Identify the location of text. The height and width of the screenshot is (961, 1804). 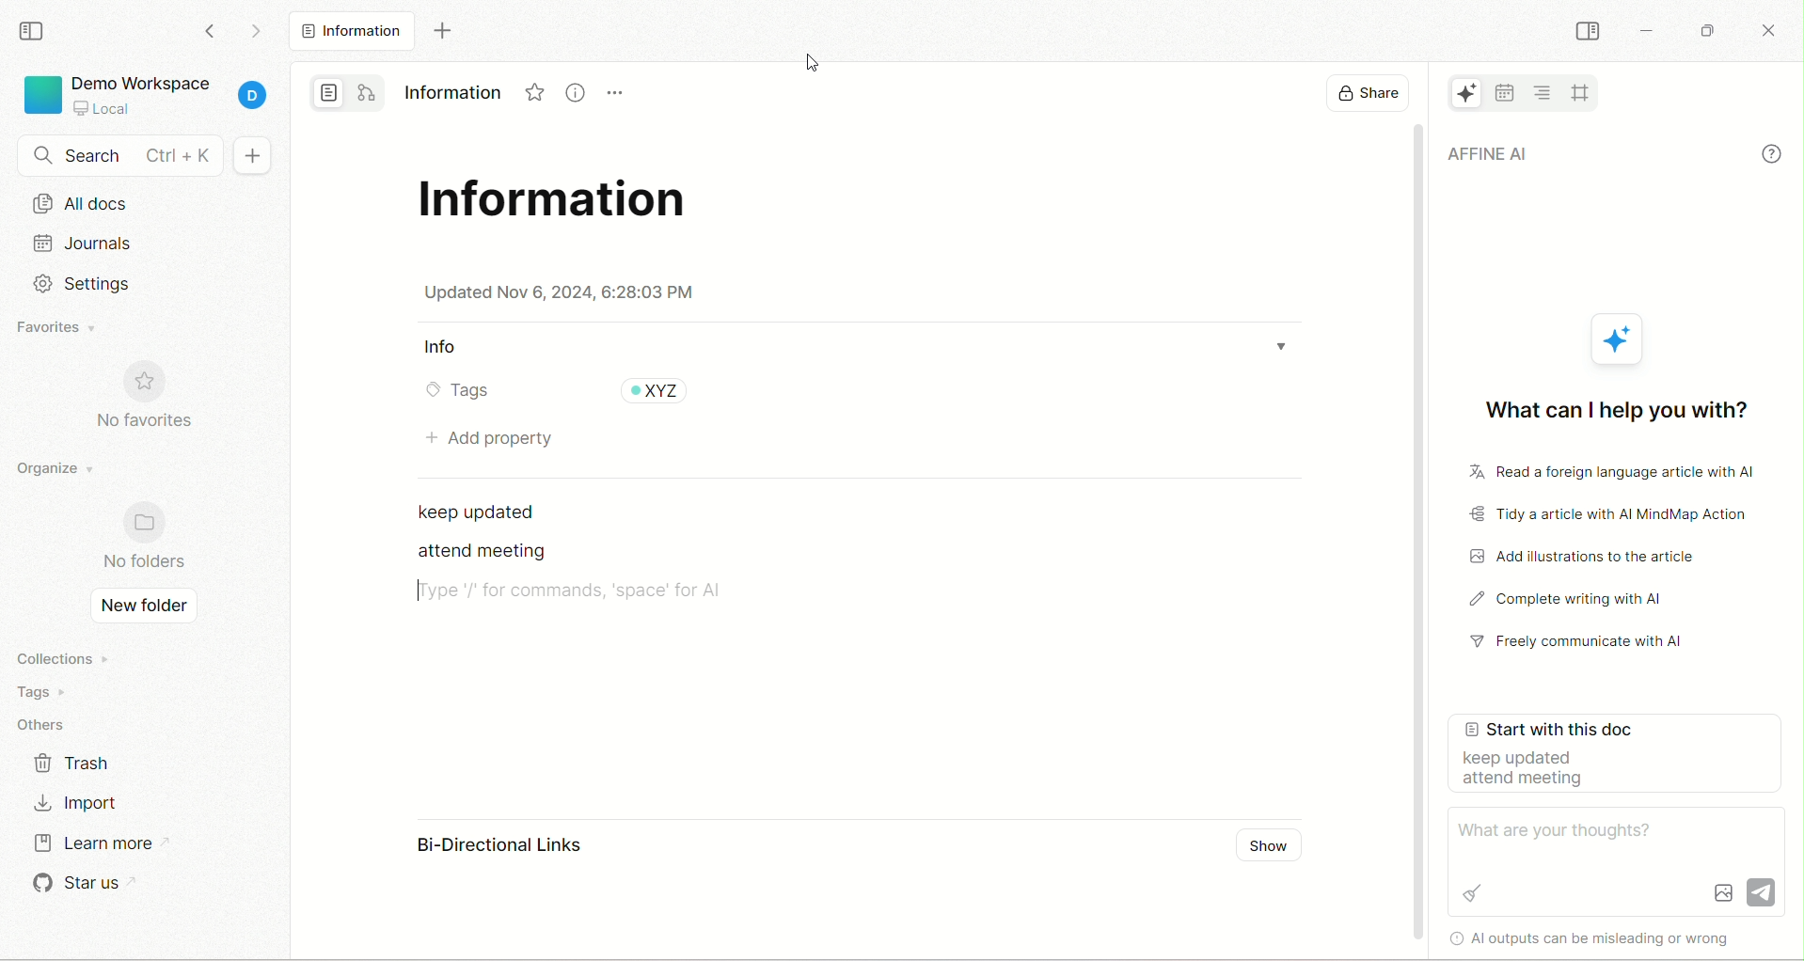
(486, 511).